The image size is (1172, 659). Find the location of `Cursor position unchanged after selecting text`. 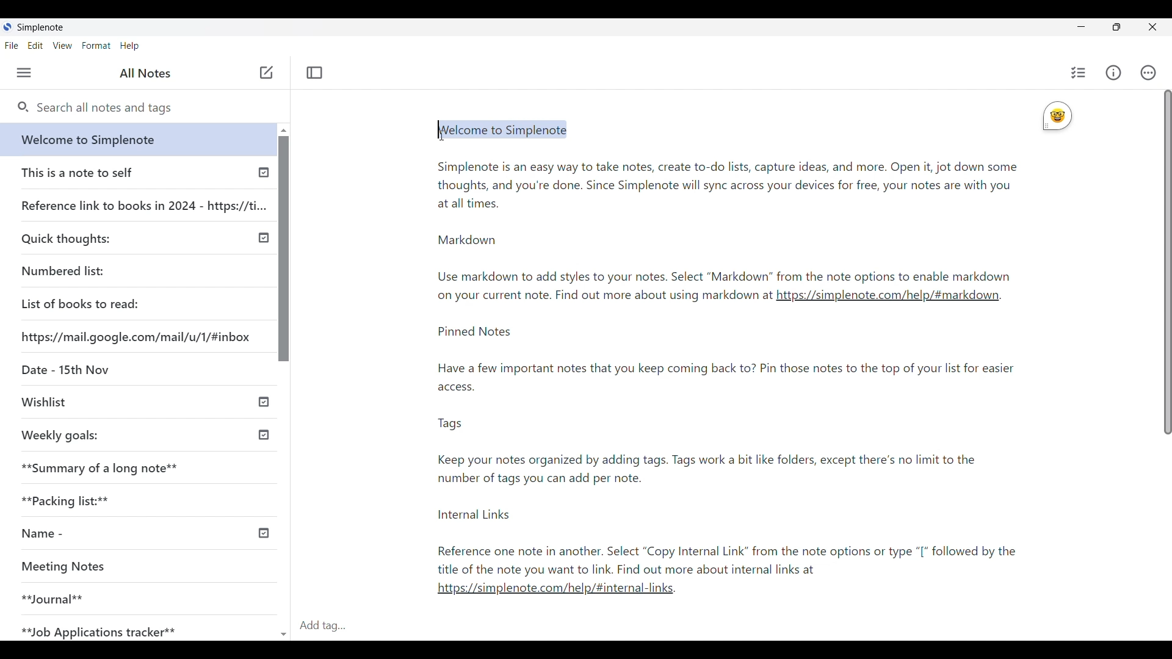

Cursor position unchanged after selecting text is located at coordinates (445, 131).